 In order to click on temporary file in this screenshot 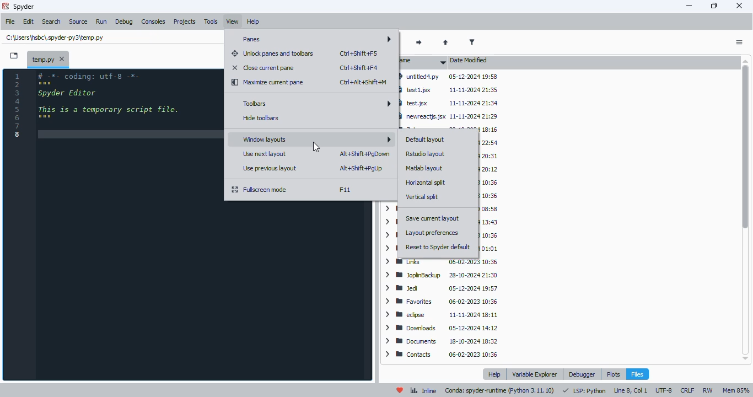, I will do `click(54, 37)`.